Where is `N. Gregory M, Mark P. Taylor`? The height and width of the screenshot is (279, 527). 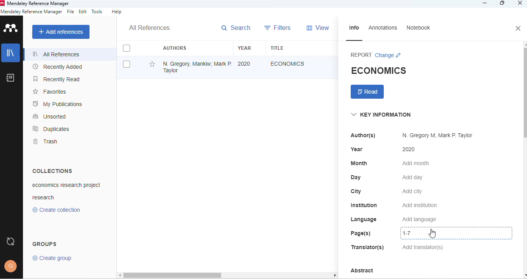
N. Gregory M, Mark P. Taylor is located at coordinates (438, 135).